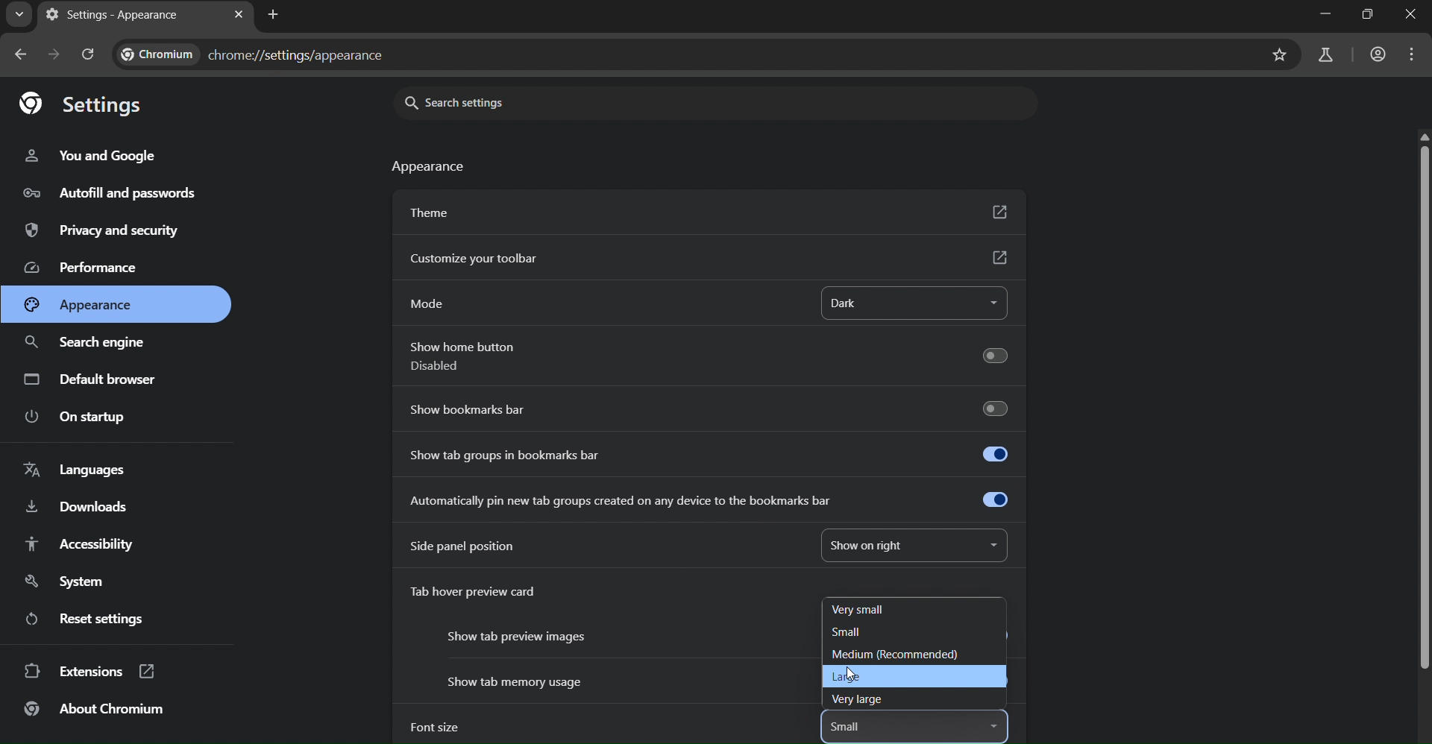  I want to click on you & google, so click(98, 154).